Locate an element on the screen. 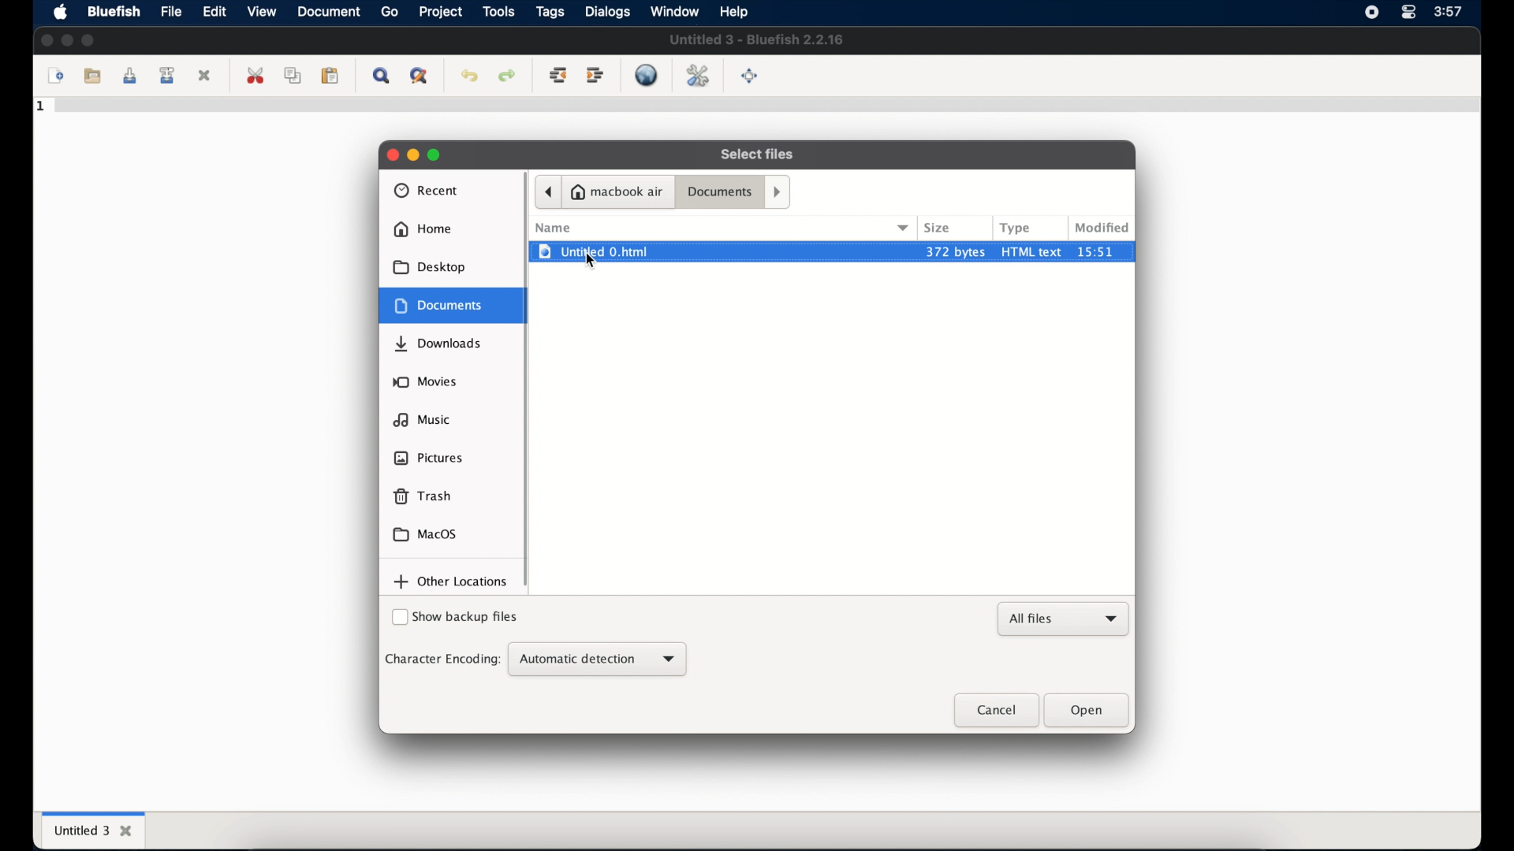 This screenshot has width=1514, height=851. document is located at coordinates (330, 11).